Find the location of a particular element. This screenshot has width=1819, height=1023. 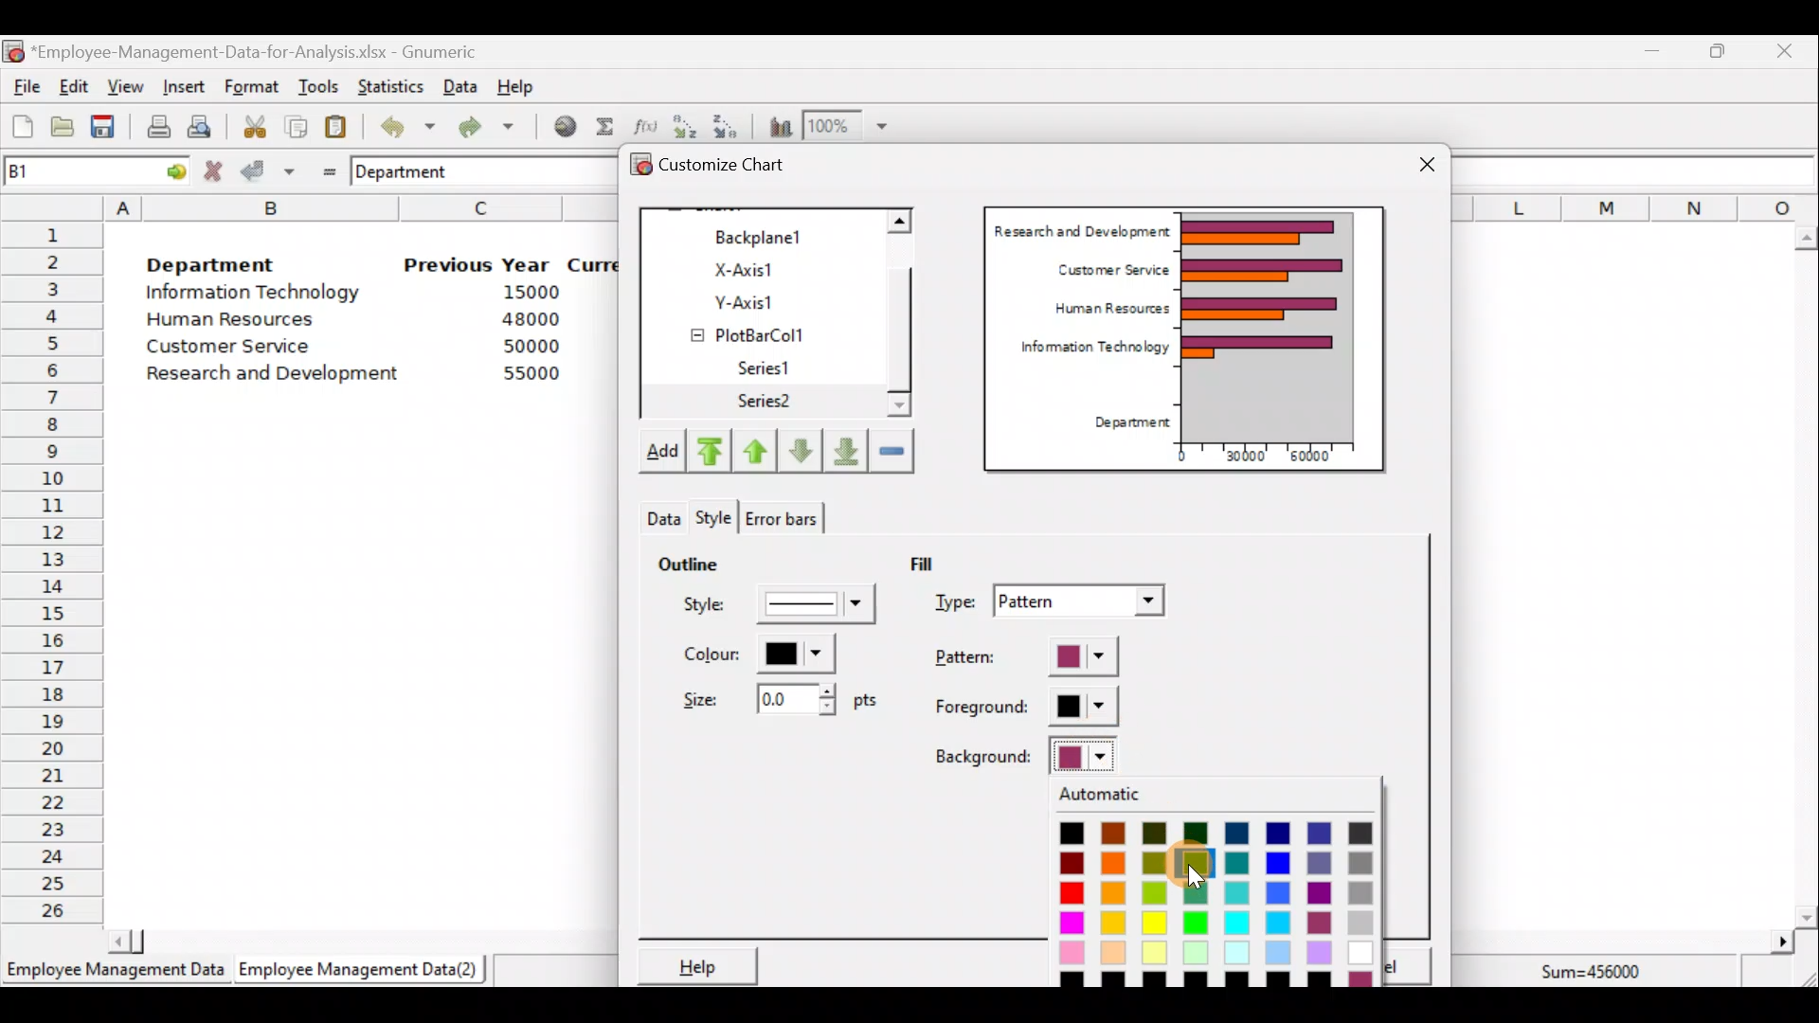

Research and Development is located at coordinates (279, 376).